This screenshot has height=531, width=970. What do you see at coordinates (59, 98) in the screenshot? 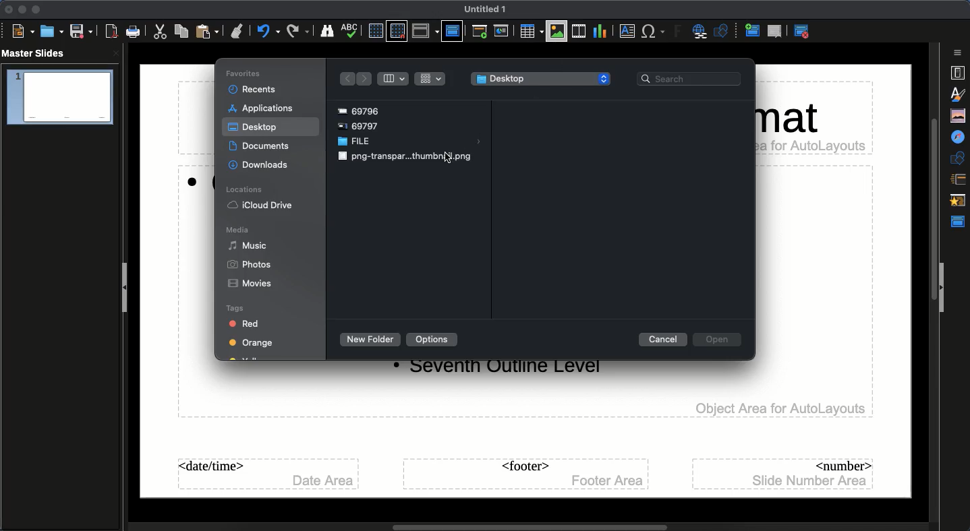
I see `slide 1` at bounding box center [59, 98].